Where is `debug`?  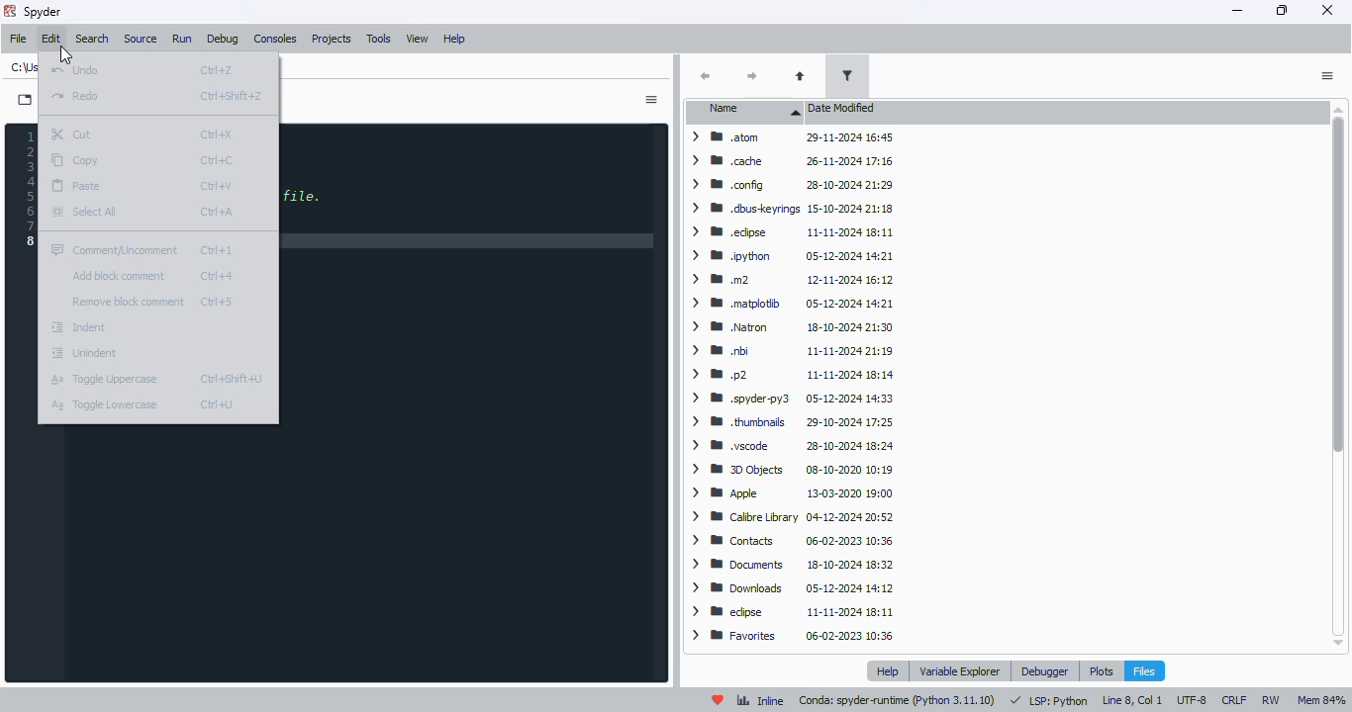 debug is located at coordinates (223, 40).